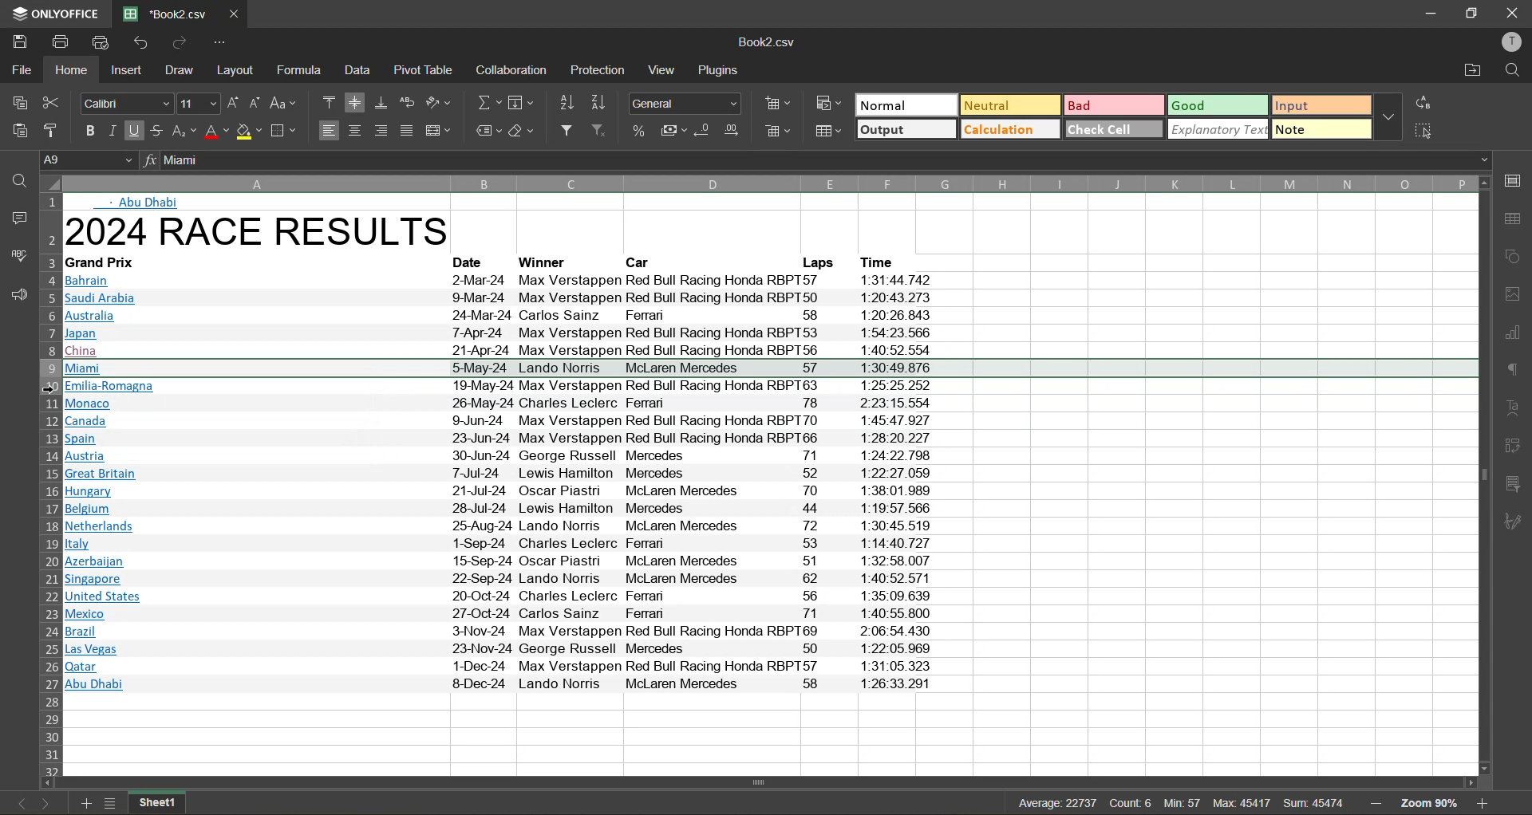  Describe the element at coordinates (135, 131) in the screenshot. I see `underline` at that location.